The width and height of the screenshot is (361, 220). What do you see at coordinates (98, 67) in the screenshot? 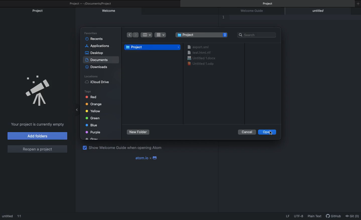
I see `Downloads` at bounding box center [98, 67].